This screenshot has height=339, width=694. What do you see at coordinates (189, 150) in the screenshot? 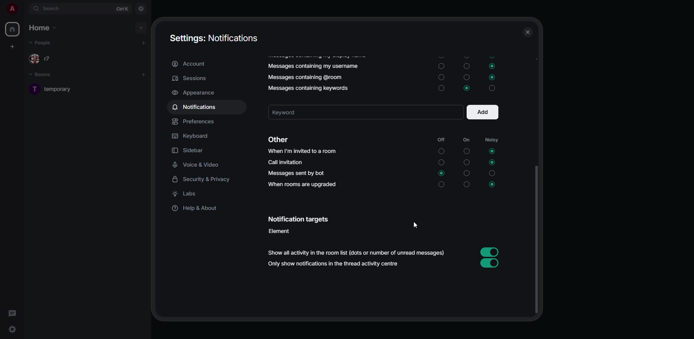
I see `sidebar` at bounding box center [189, 150].